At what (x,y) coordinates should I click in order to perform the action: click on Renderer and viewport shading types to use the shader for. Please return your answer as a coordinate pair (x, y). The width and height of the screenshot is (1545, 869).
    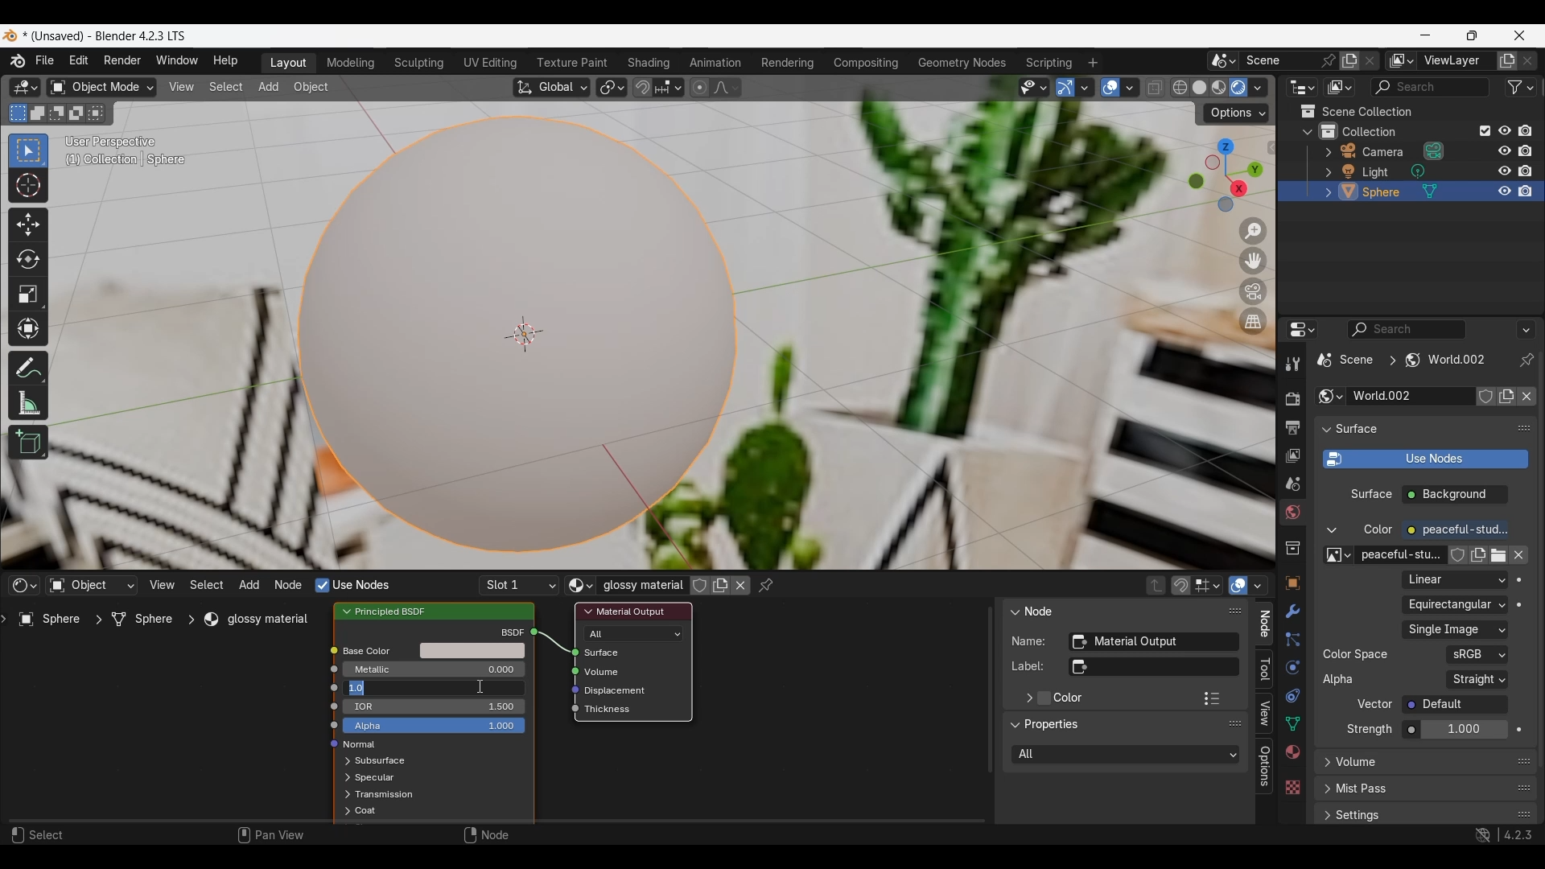
    Looking at the image, I should click on (634, 633).